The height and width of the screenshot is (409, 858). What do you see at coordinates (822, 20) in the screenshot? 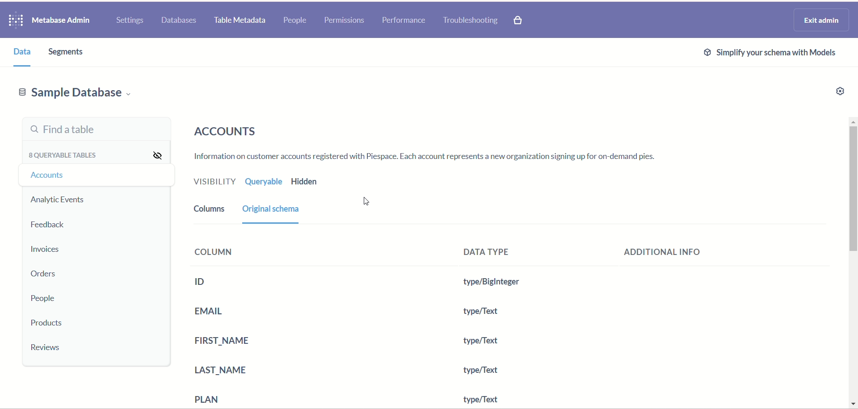
I see `exit admin` at bounding box center [822, 20].